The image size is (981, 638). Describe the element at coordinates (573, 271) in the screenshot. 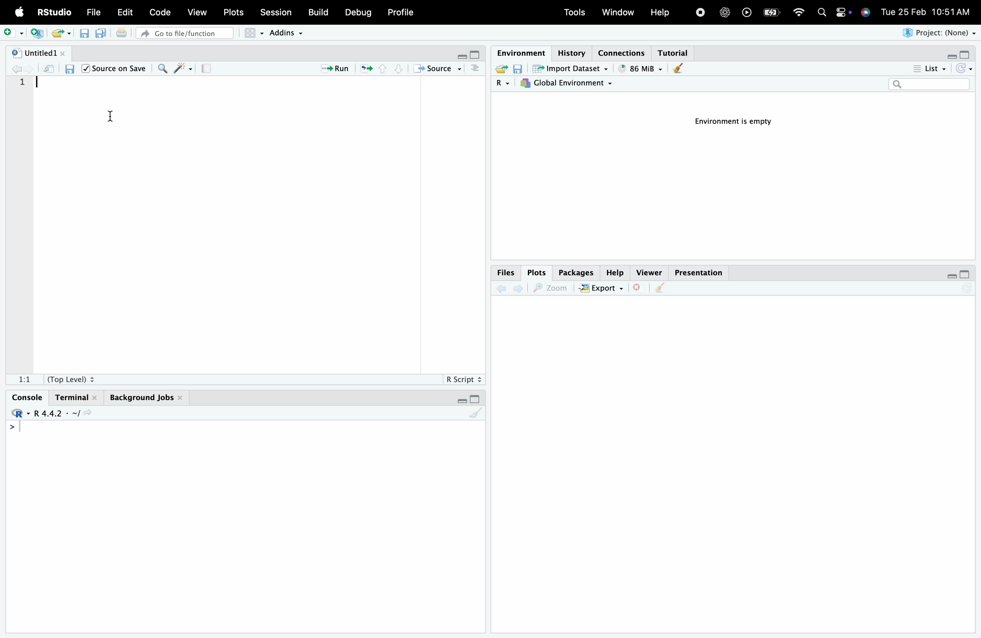

I see `Packages` at that location.